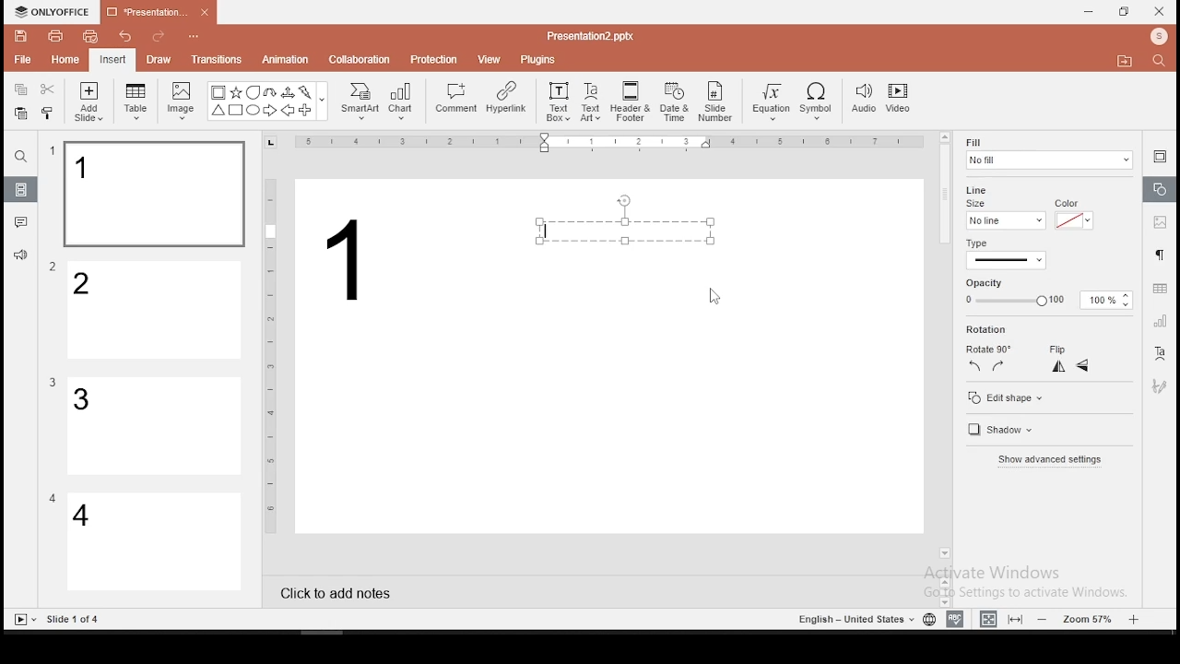  What do you see at coordinates (1155, 385) in the screenshot?
I see `` at bounding box center [1155, 385].